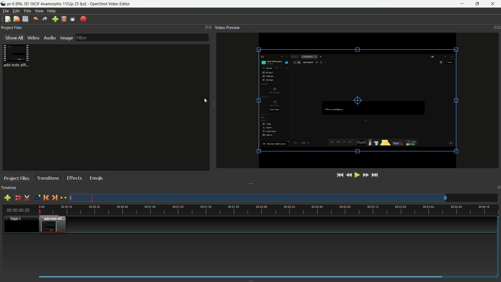 The width and height of the screenshot is (501, 282). I want to click on create marker, so click(37, 198).